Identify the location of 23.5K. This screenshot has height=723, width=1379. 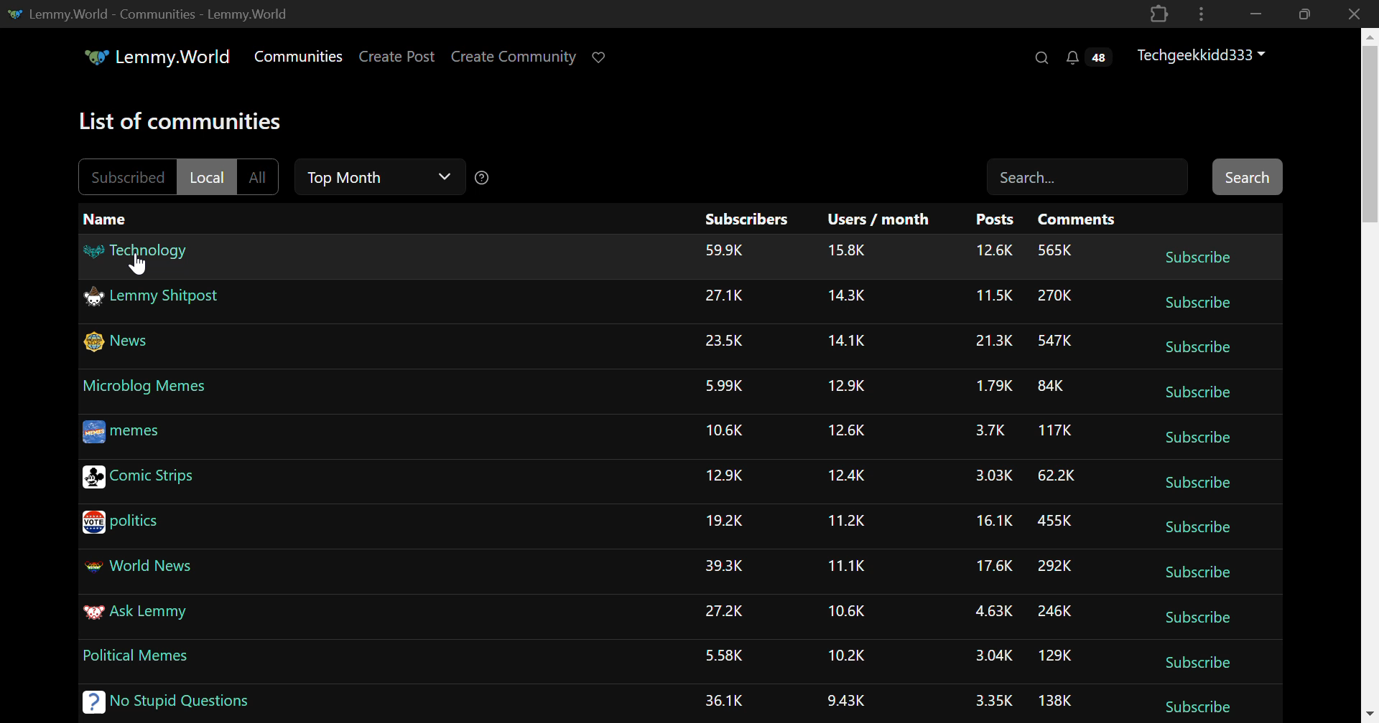
(723, 340).